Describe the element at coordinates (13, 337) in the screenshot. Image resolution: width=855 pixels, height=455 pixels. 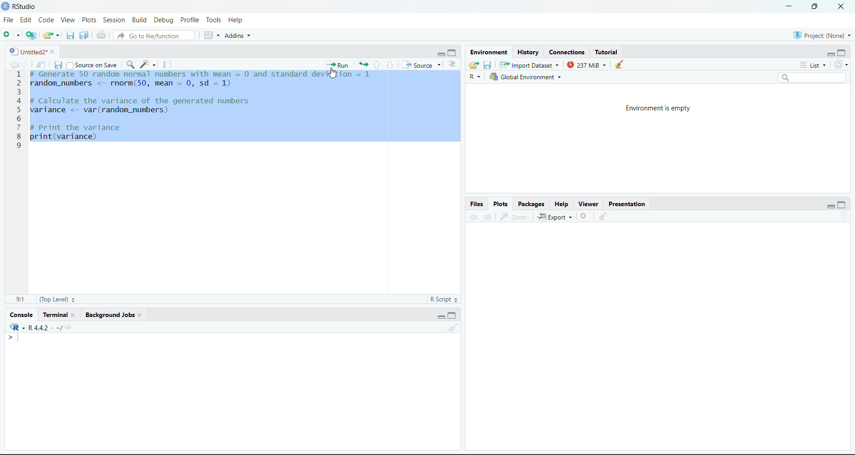
I see `>` at that location.